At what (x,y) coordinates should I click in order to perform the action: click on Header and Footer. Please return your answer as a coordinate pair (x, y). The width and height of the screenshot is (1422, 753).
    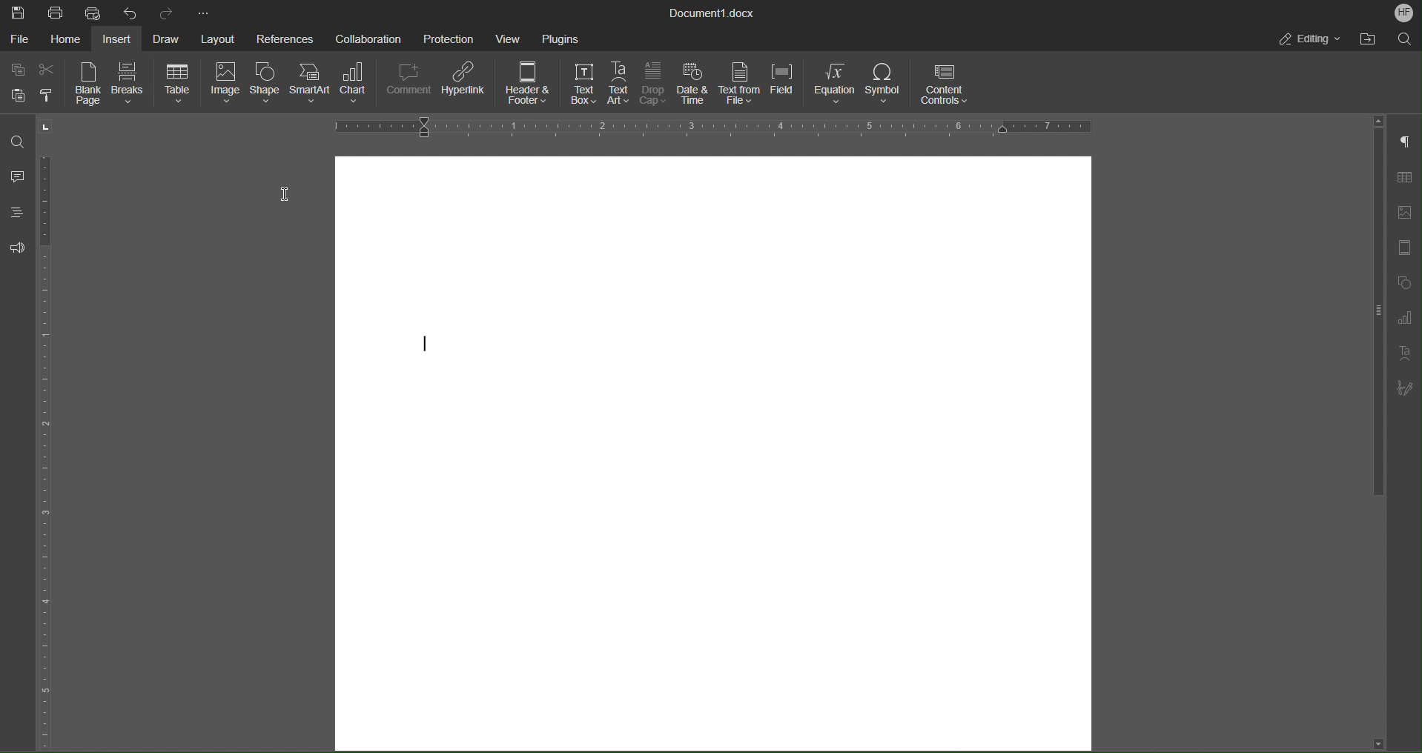
    Looking at the image, I should click on (530, 84).